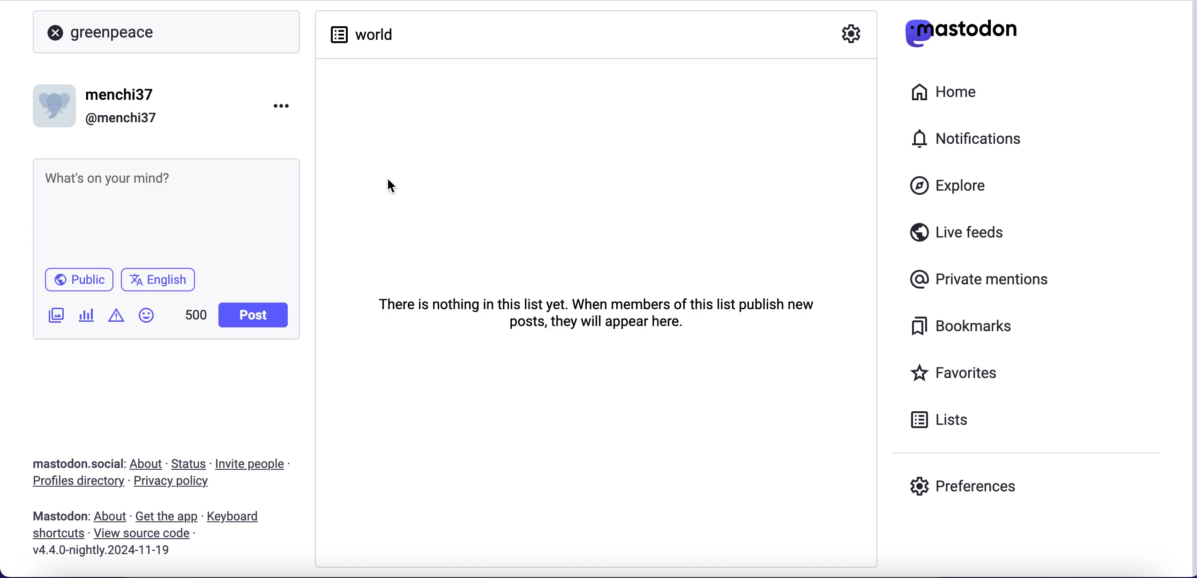 The image size is (1197, 578). What do you see at coordinates (55, 33) in the screenshot?
I see `close` at bounding box center [55, 33].